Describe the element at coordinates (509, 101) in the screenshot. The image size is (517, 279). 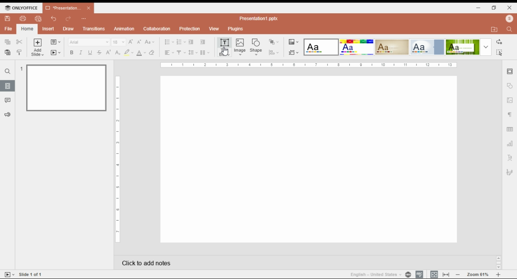
I see `image settings` at that location.